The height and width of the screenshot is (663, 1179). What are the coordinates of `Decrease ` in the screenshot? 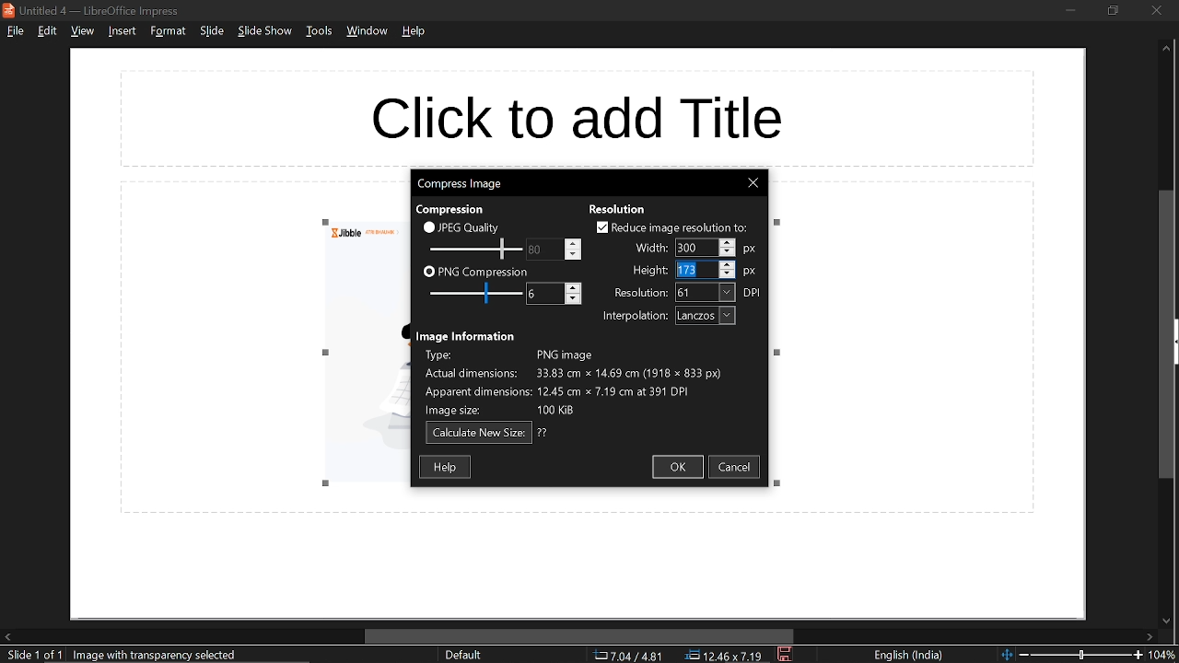 It's located at (729, 274).